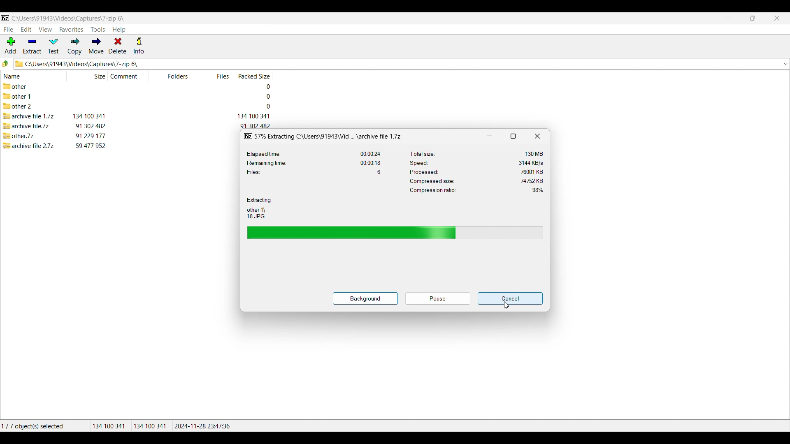 The image size is (790, 444). I want to click on Speed: 3144 KB/s, so click(476, 162).